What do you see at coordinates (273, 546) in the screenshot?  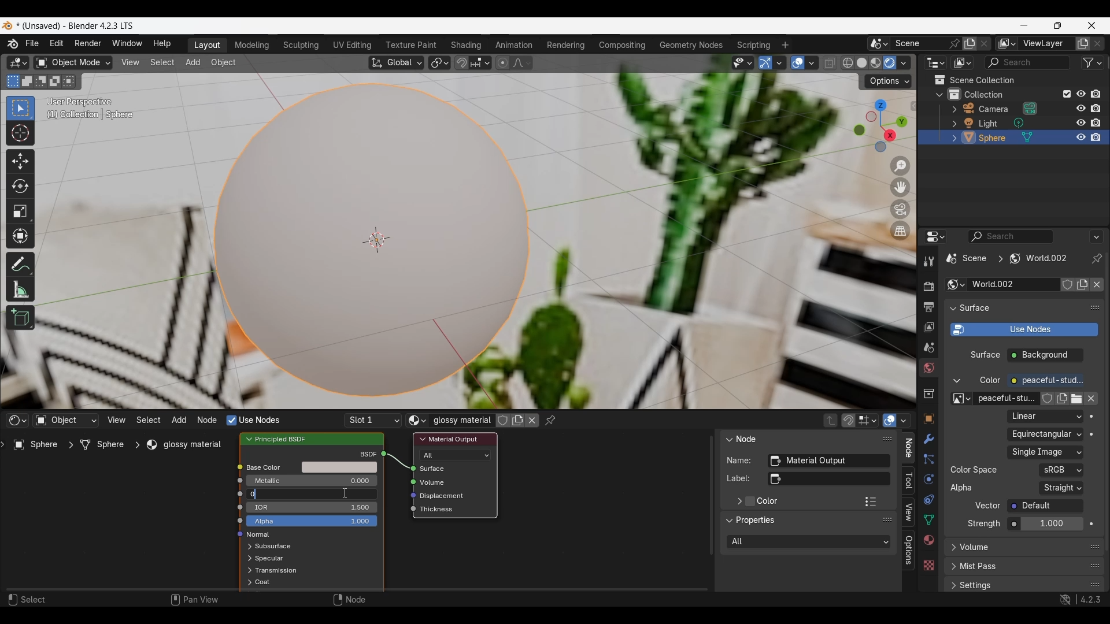 I see `Subsurface options` at bounding box center [273, 546].